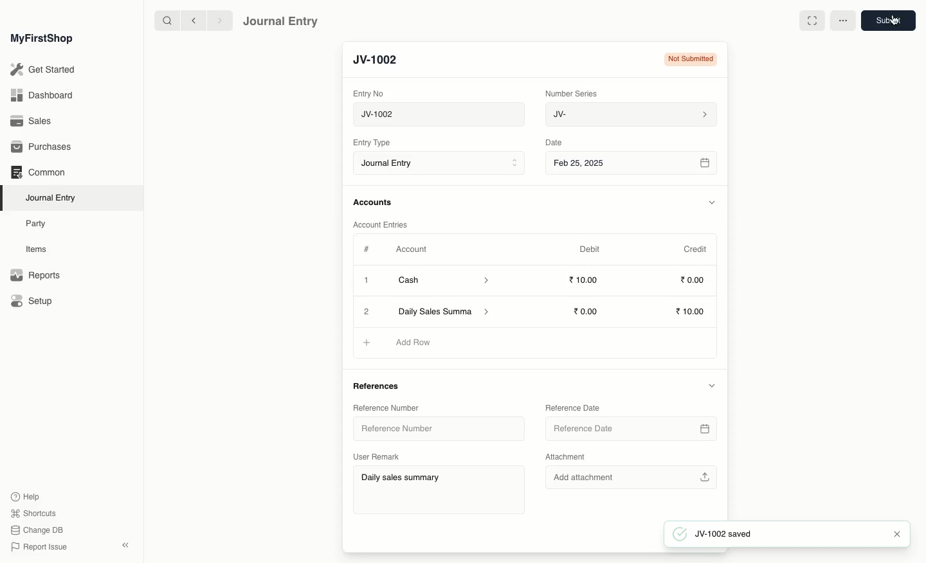 Image resolution: width=926 pixels, height=563 pixels. Describe the element at coordinates (587, 280) in the screenshot. I see `10.00` at that location.